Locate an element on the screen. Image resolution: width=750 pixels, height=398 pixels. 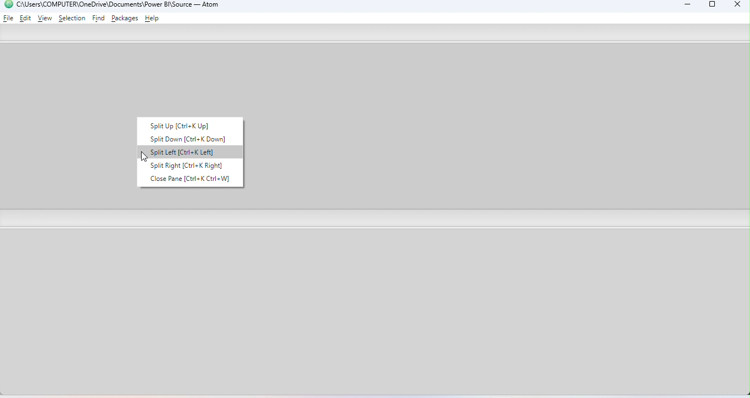
Split up is located at coordinates (188, 124).